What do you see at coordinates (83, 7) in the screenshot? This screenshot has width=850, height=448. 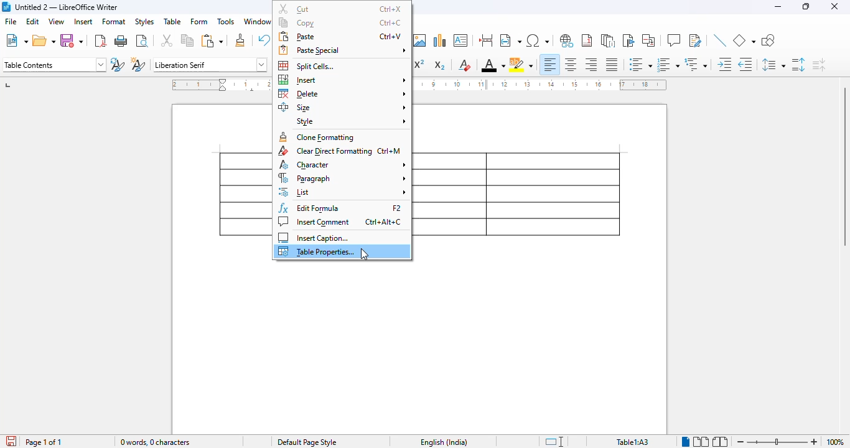 I see `Untitled 2 — LibreOffice Writer` at bounding box center [83, 7].